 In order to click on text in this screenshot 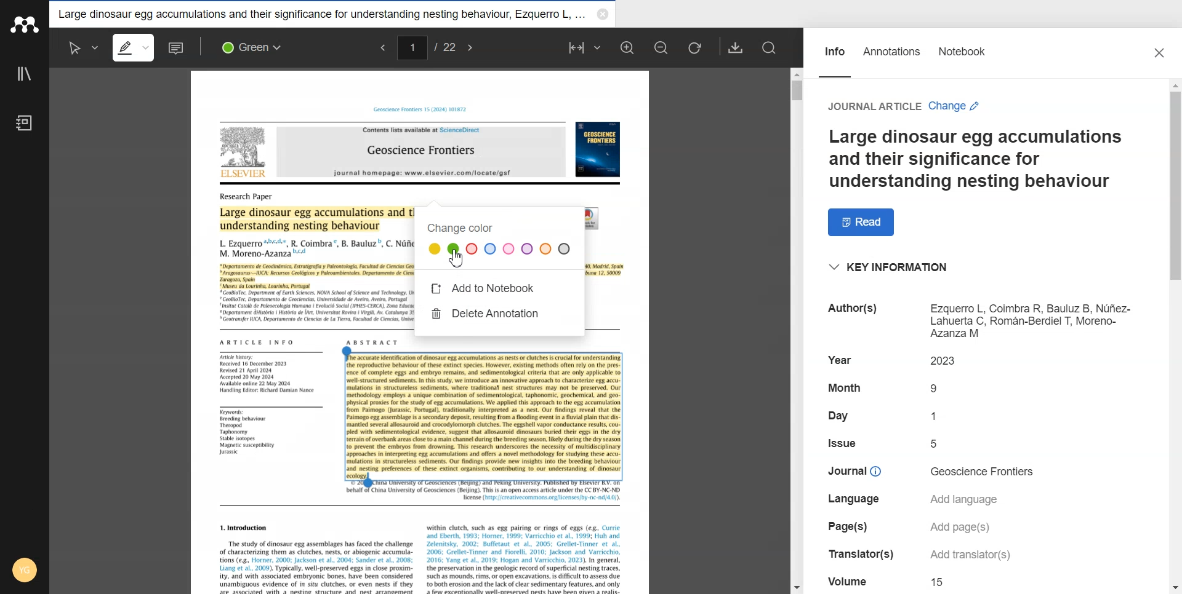, I will do `click(848, 526)`.